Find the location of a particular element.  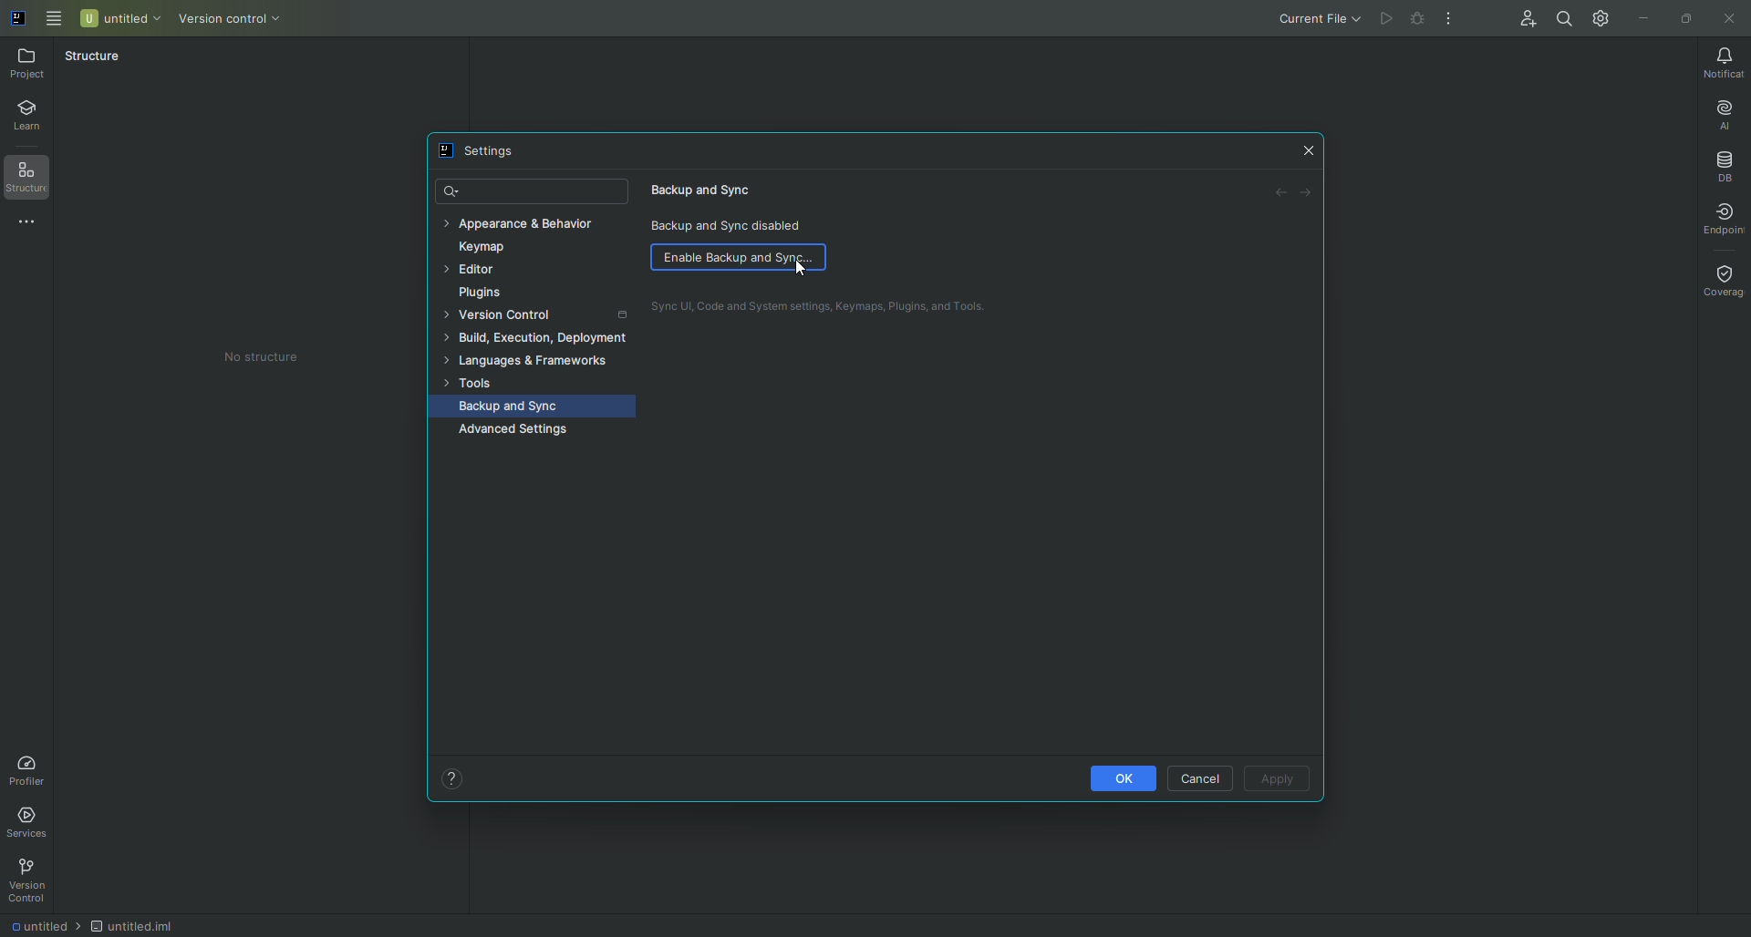

Settings is located at coordinates (482, 153).